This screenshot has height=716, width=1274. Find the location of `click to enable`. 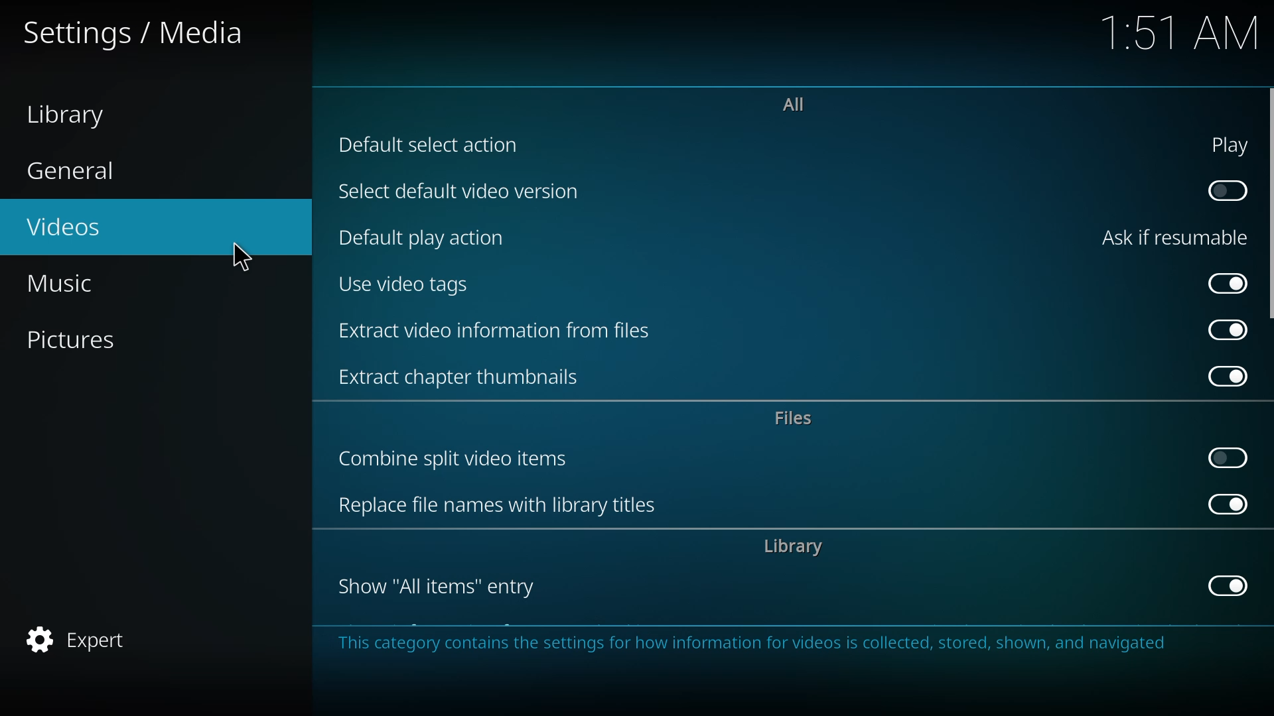

click to enable is located at coordinates (1222, 190).